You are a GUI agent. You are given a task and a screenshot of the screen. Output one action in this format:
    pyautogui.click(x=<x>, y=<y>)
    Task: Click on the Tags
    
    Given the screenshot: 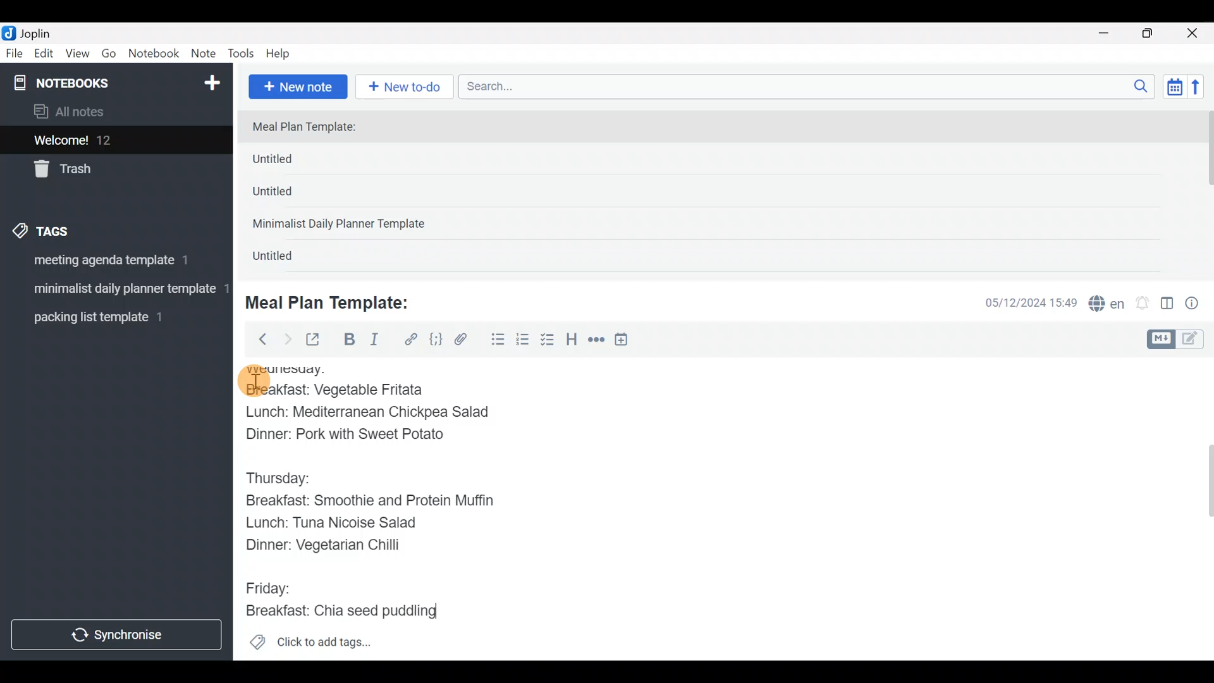 What is the action you would take?
    pyautogui.click(x=71, y=229)
    